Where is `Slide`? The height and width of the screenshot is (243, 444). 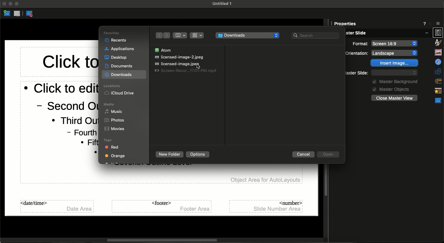
Slide is located at coordinates (345, 23).